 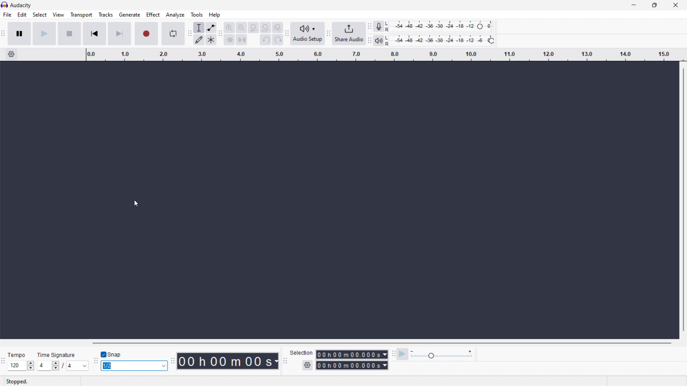 I want to click on enable looping, so click(x=172, y=34).